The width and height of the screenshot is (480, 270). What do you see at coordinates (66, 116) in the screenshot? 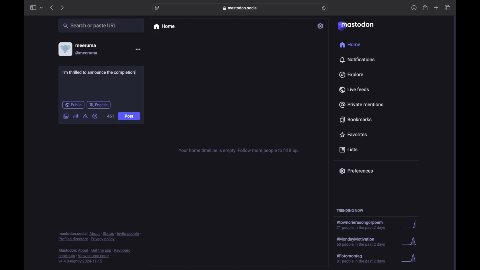
I see `add image` at bounding box center [66, 116].